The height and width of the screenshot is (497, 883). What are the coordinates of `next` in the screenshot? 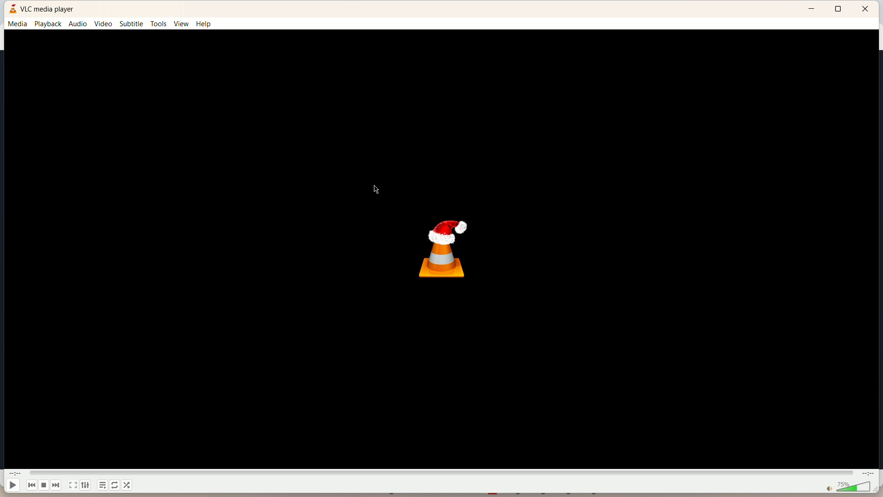 It's located at (57, 485).